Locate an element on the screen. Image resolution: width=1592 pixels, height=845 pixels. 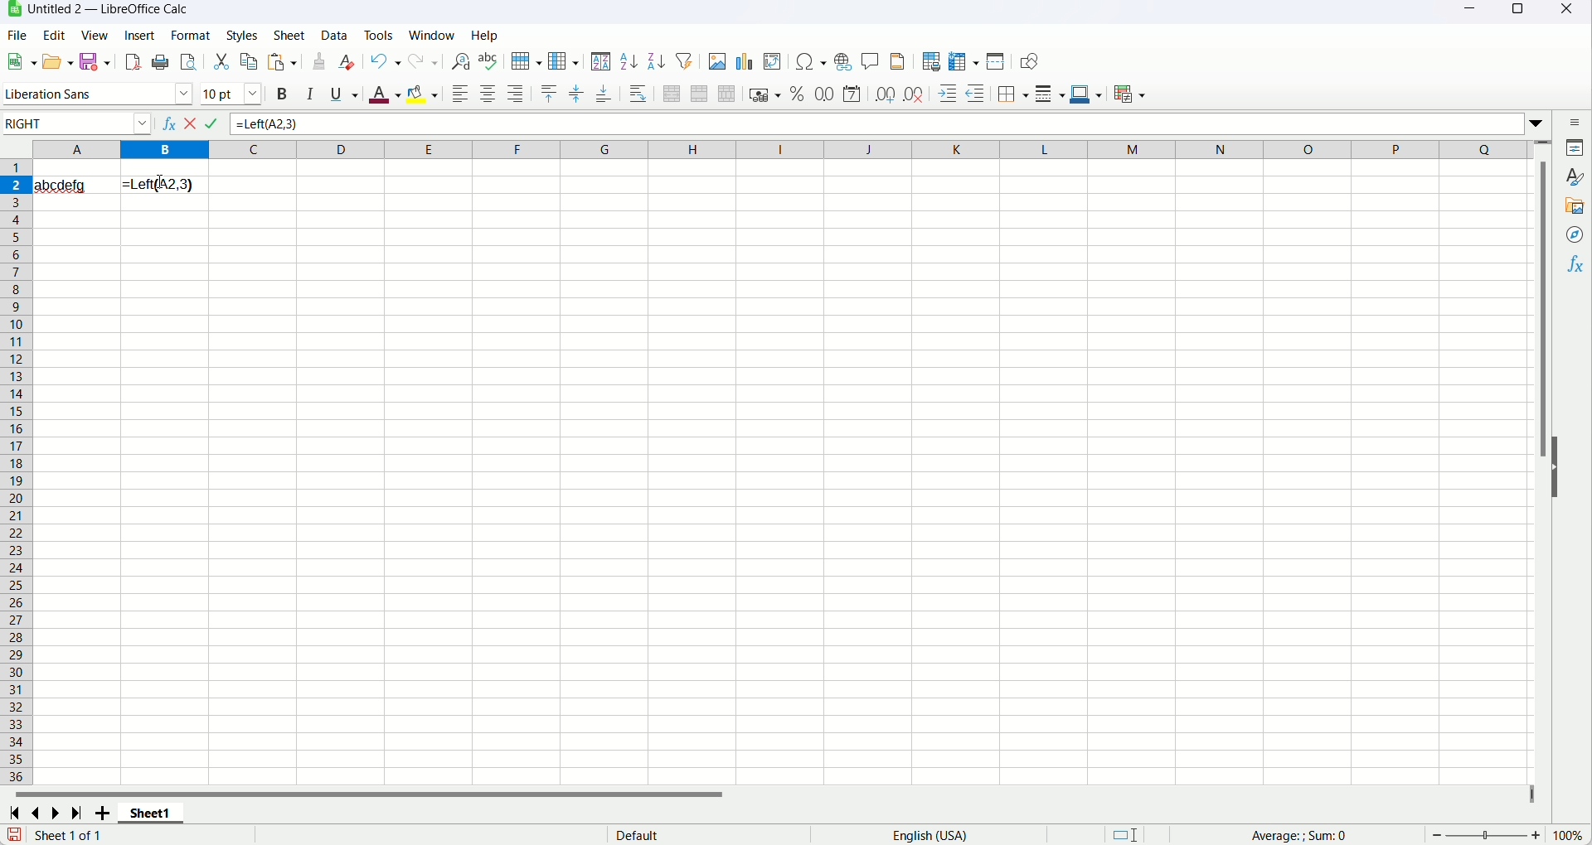
align left is located at coordinates (463, 94).